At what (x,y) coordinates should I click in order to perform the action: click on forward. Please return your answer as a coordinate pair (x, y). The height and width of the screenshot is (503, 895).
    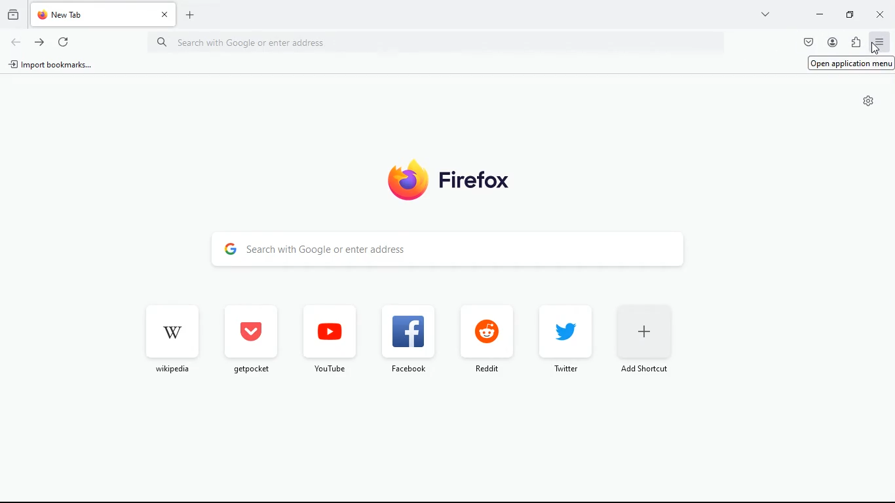
    Looking at the image, I should click on (40, 43).